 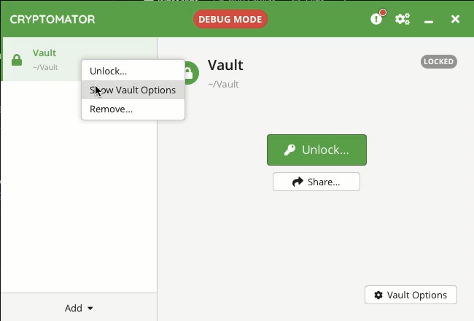 What do you see at coordinates (318, 182) in the screenshot?
I see `Share.` at bounding box center [318, 182].